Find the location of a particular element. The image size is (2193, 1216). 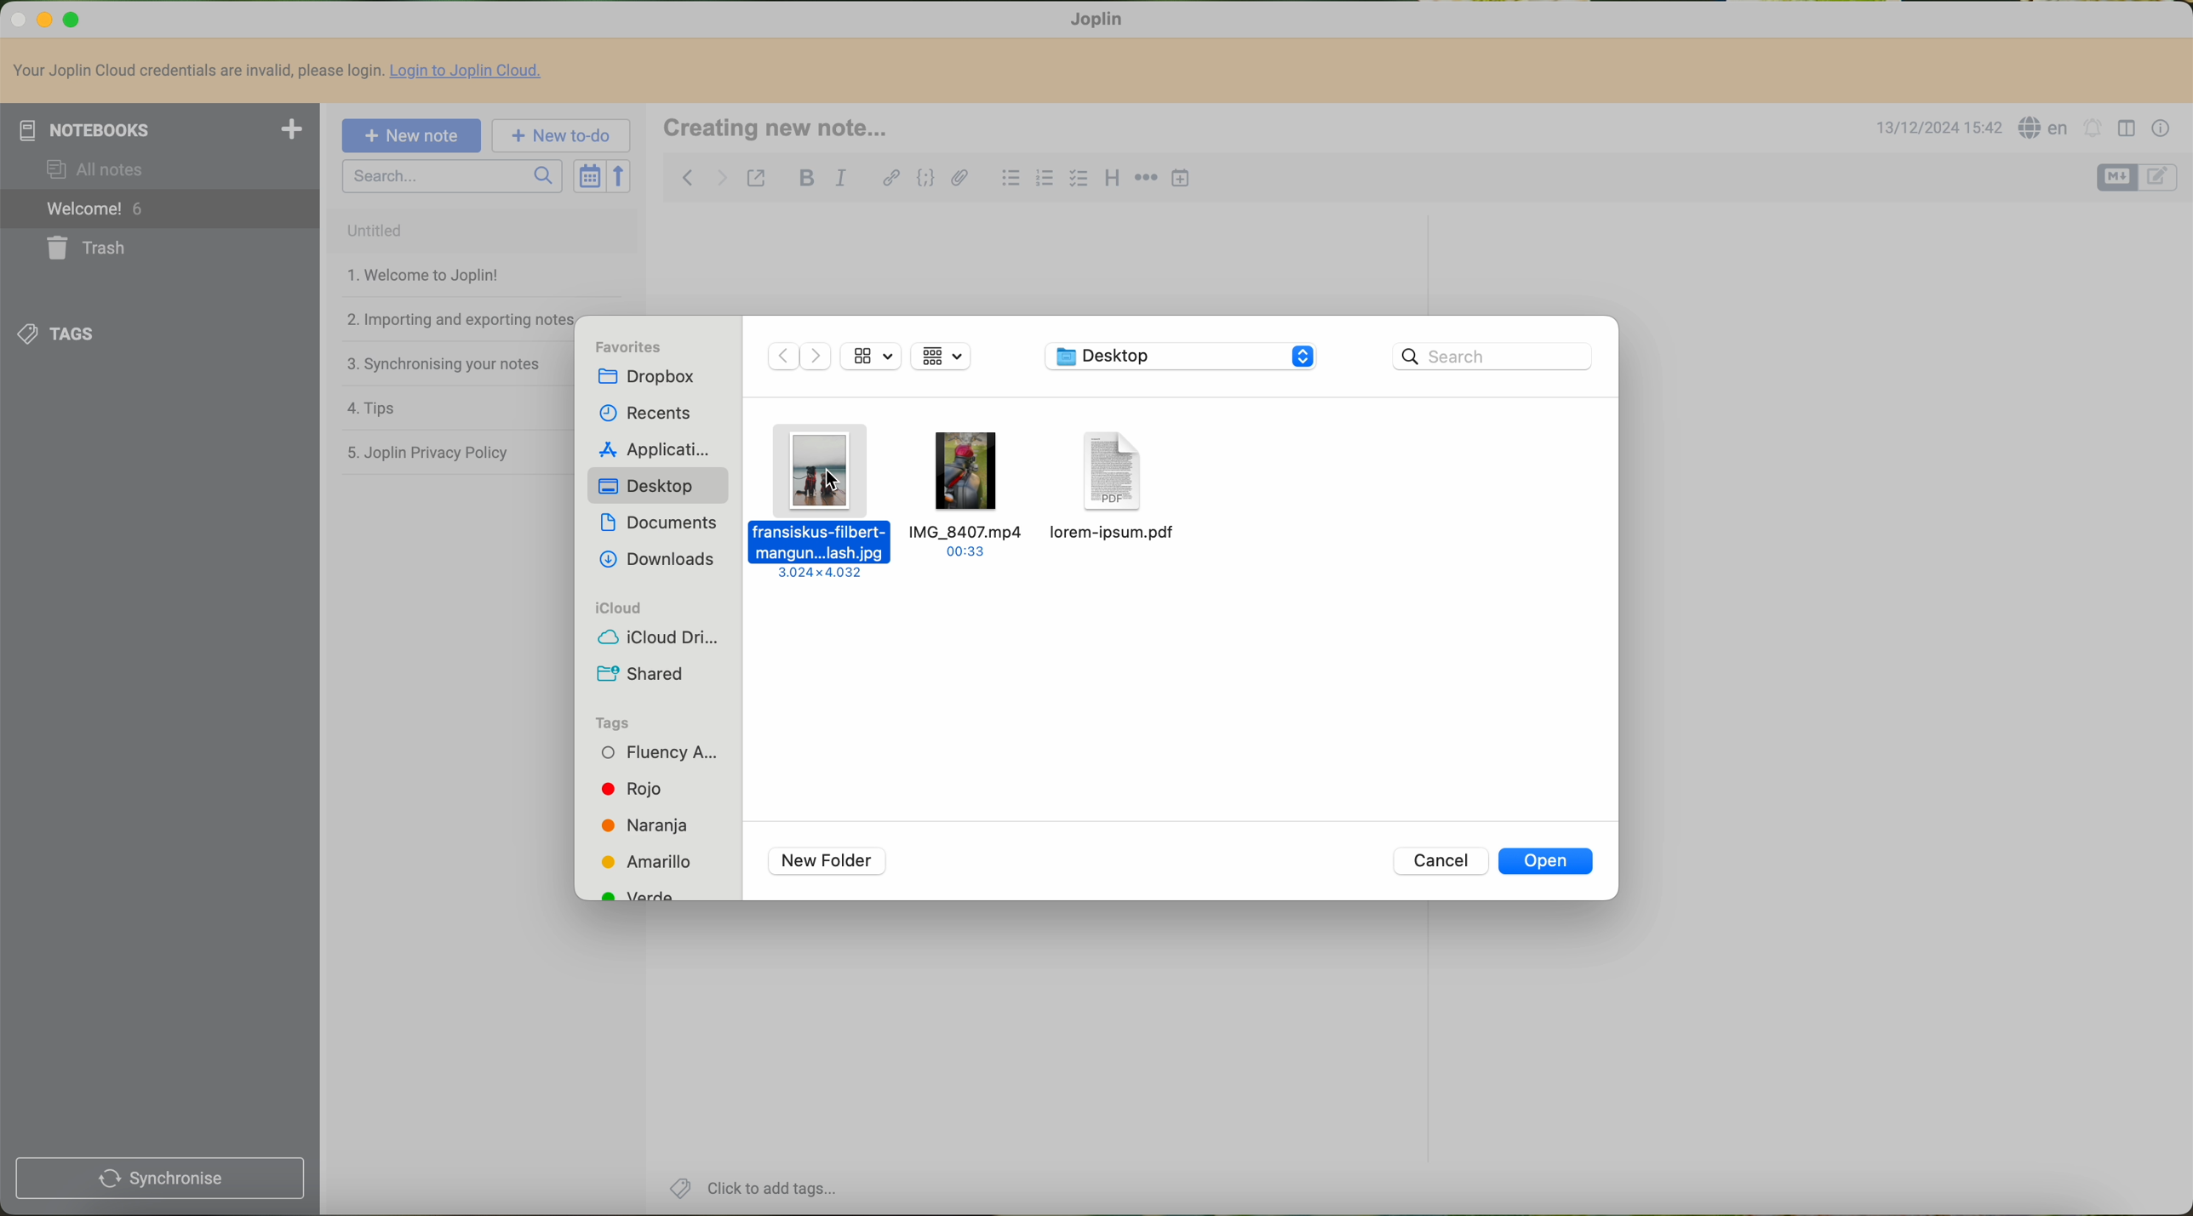

untitled note is located at coordinates (480, 231).